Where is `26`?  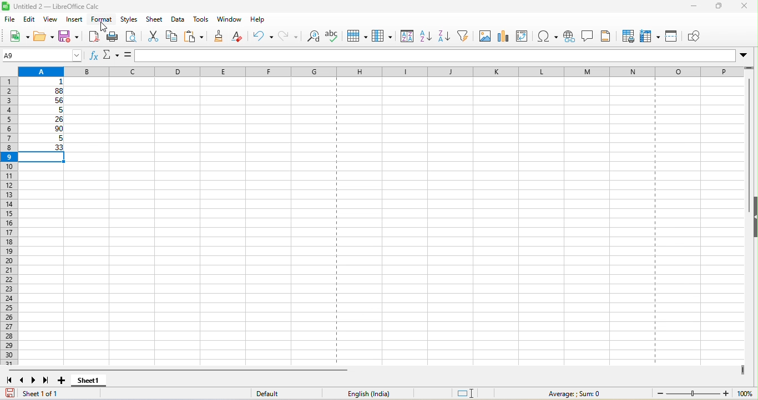
26 is located at coordinates (44, 120).